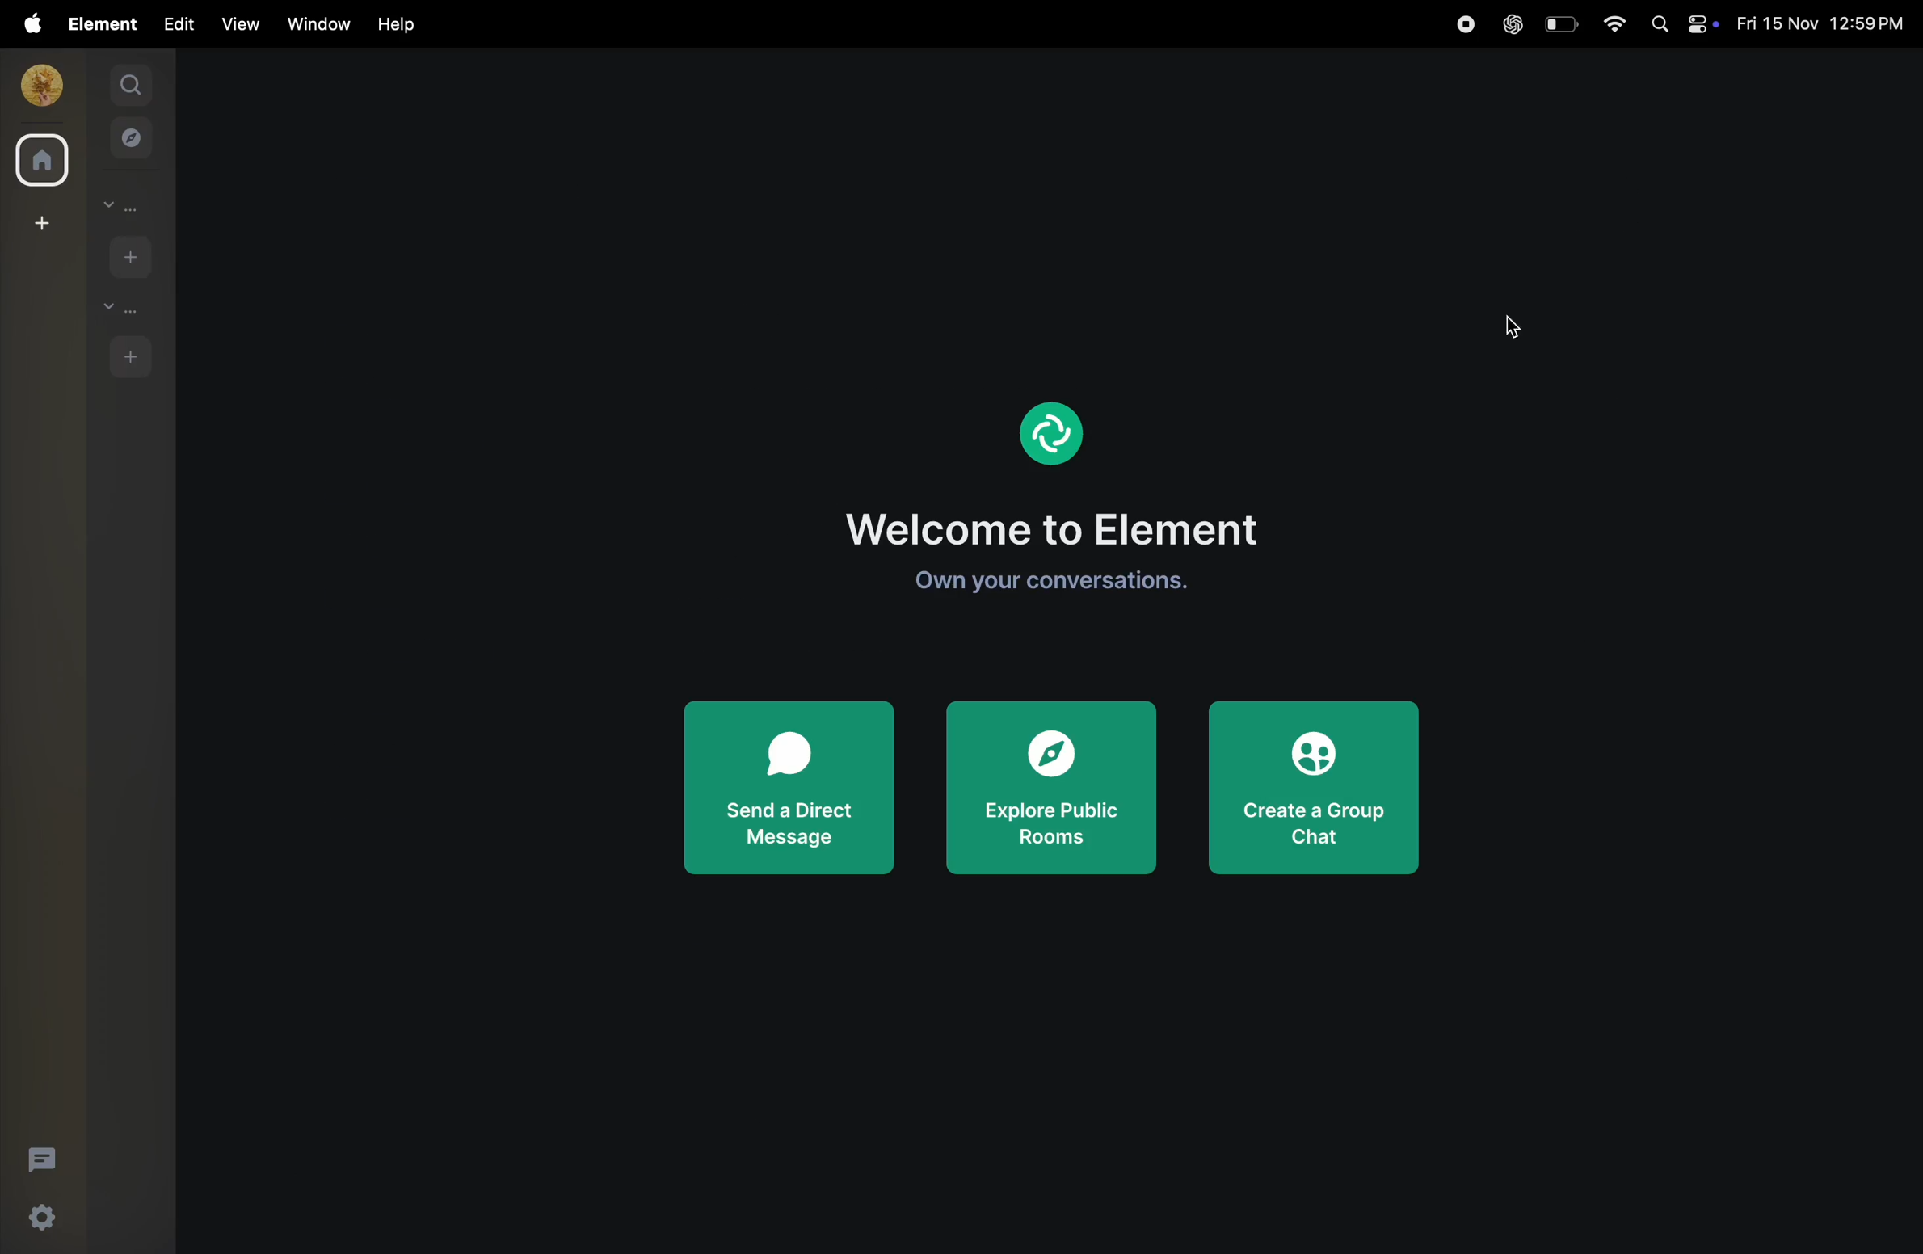  Describe the element at coordinates (86, 85) in the screenshot. I see `expand` at that location.